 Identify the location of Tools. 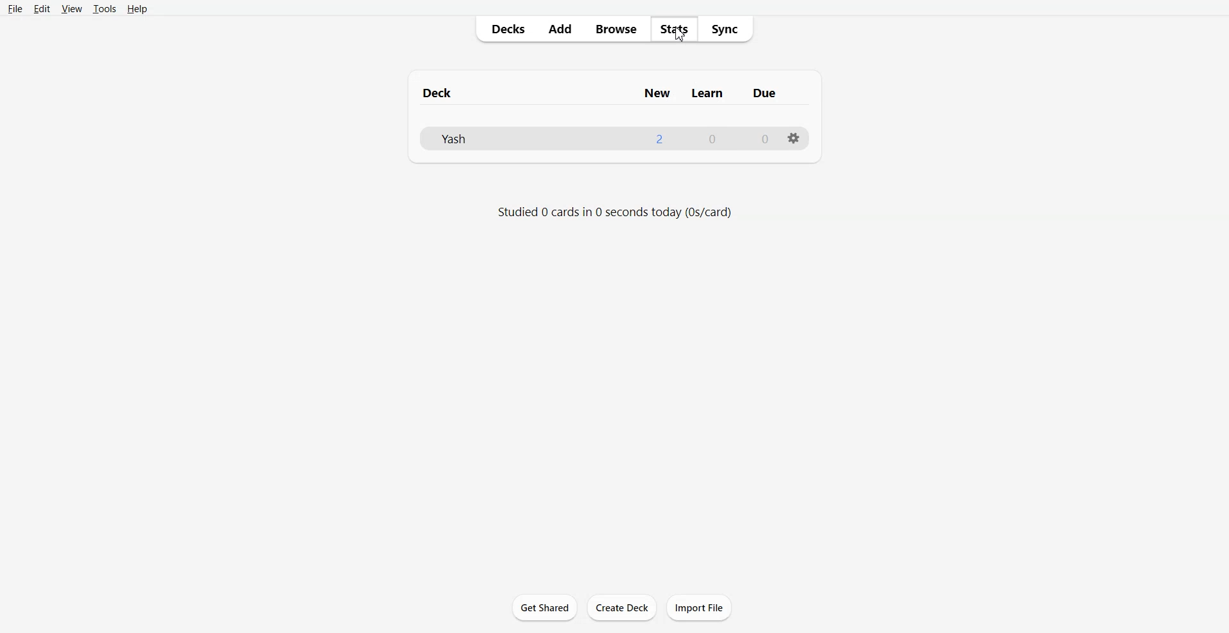
(104, 9).